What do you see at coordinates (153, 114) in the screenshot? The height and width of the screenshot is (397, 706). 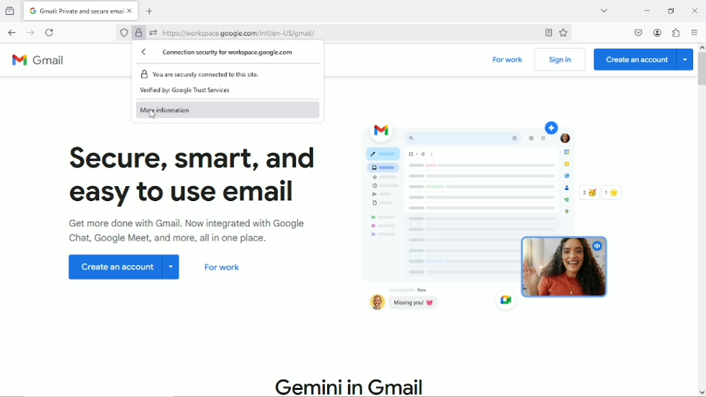 I see `cursor` at bounding box center [153, 114].